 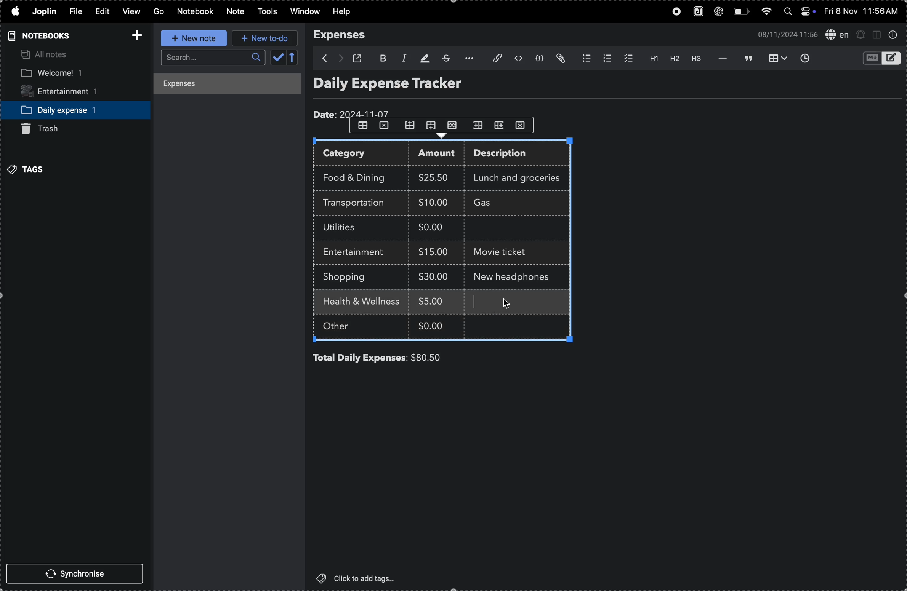 I want to click on attach file, so click(x=562, y=59).